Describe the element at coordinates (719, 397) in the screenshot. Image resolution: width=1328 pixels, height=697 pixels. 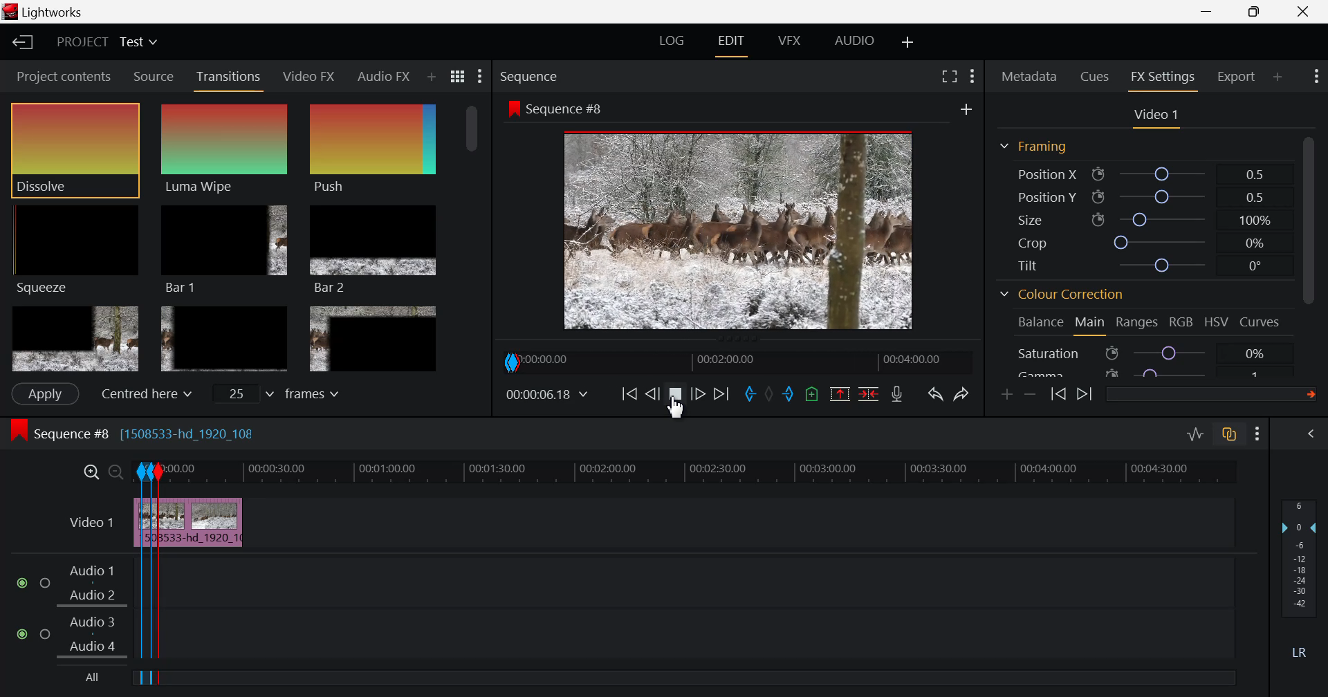
I see `To End` at that location.